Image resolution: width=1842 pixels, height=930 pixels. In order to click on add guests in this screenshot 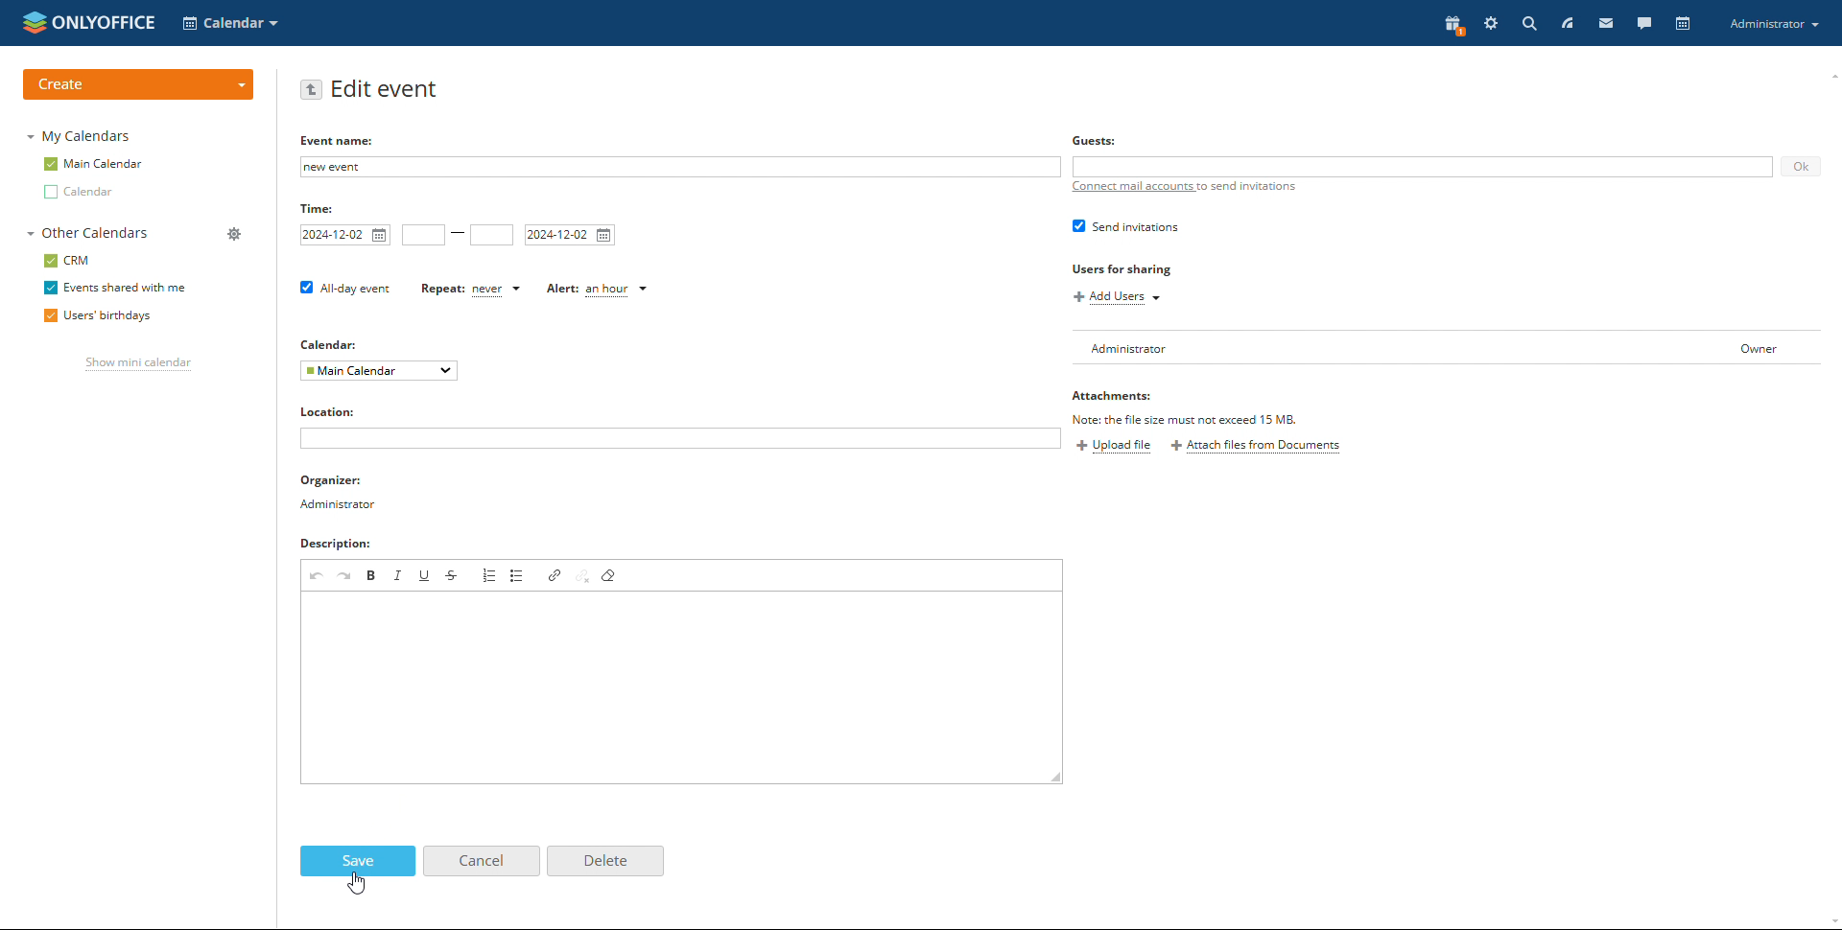, I will do `click(1422, 166)`.